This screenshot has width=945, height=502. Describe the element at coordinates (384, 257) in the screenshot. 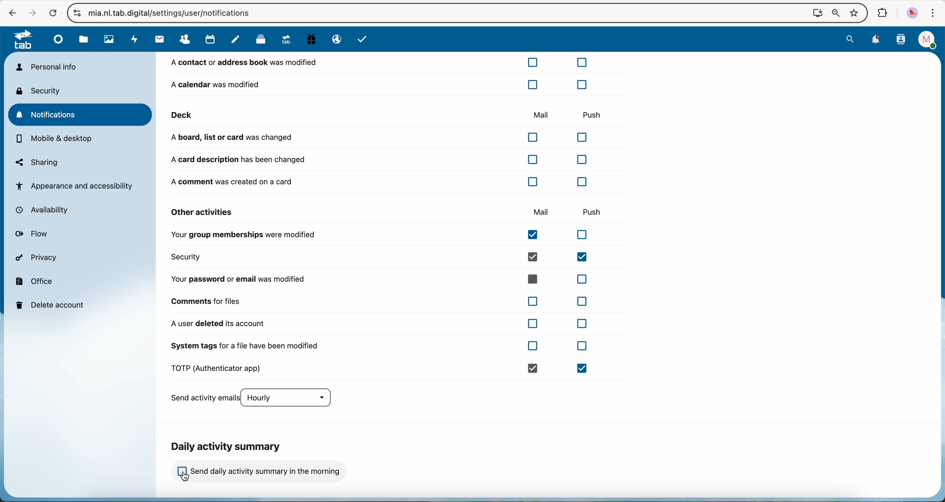

I see `security` at that location.